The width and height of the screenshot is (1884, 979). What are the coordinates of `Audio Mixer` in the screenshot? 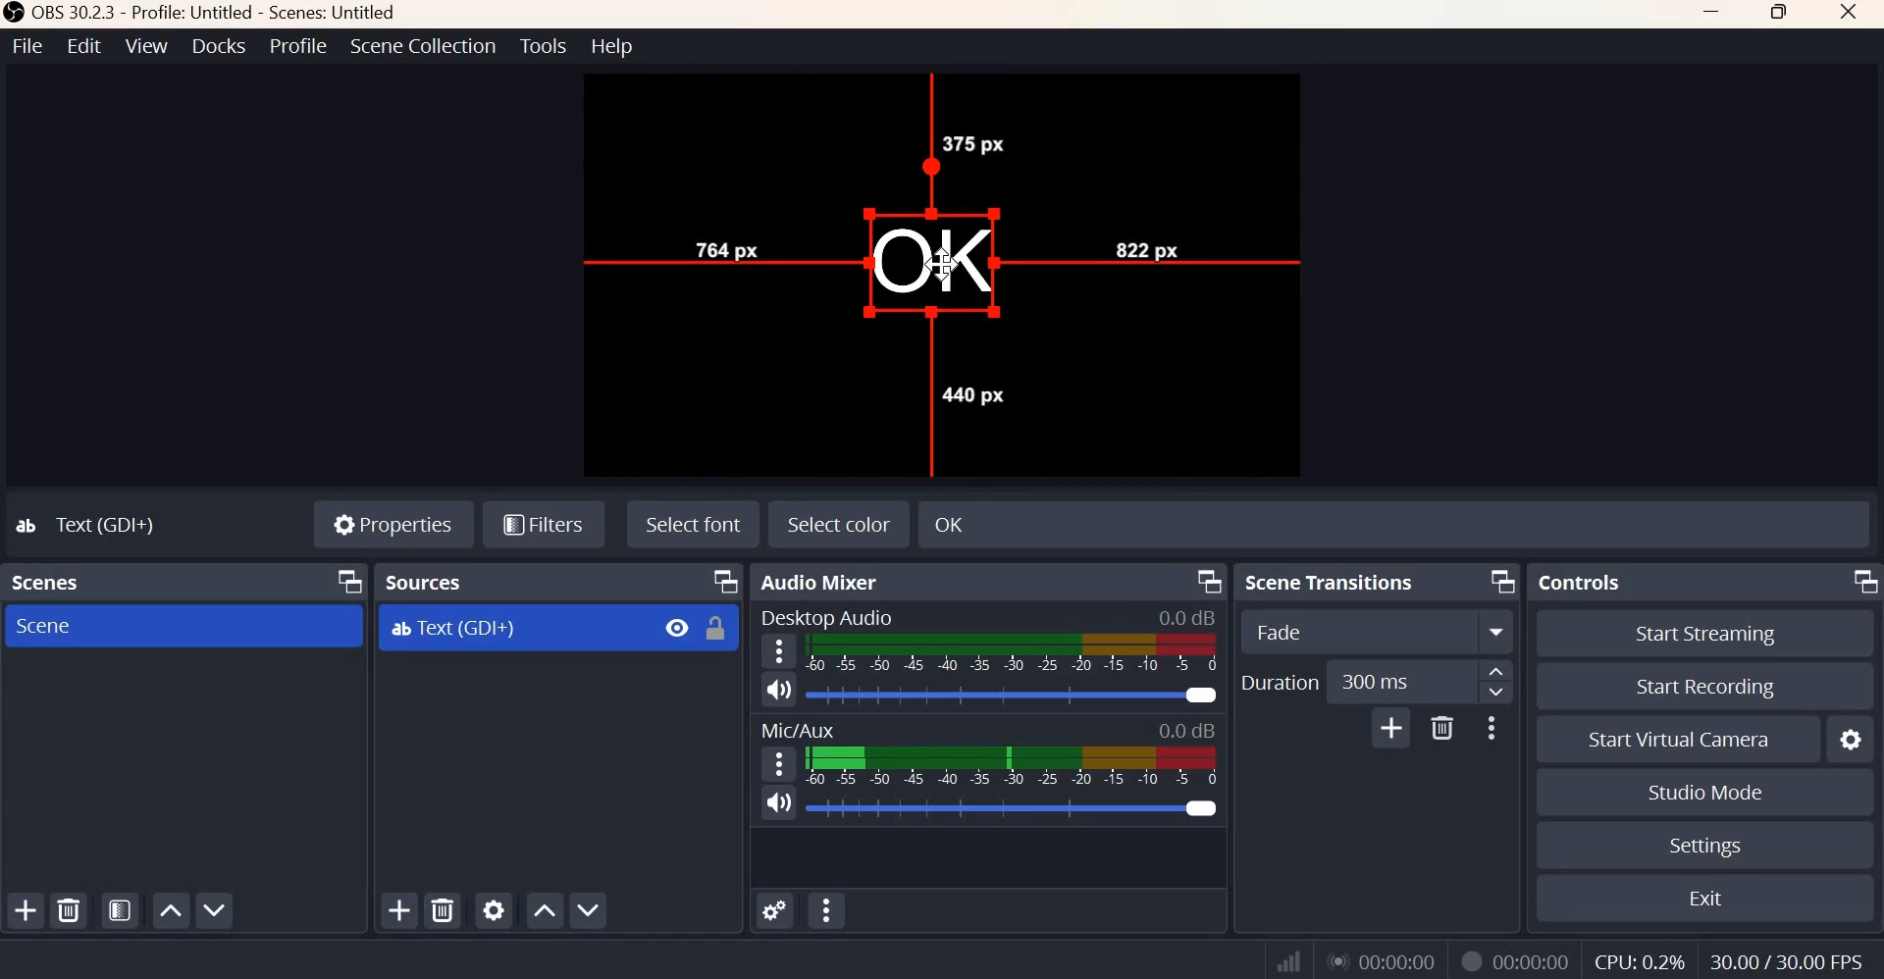 It's located at (823, 582).